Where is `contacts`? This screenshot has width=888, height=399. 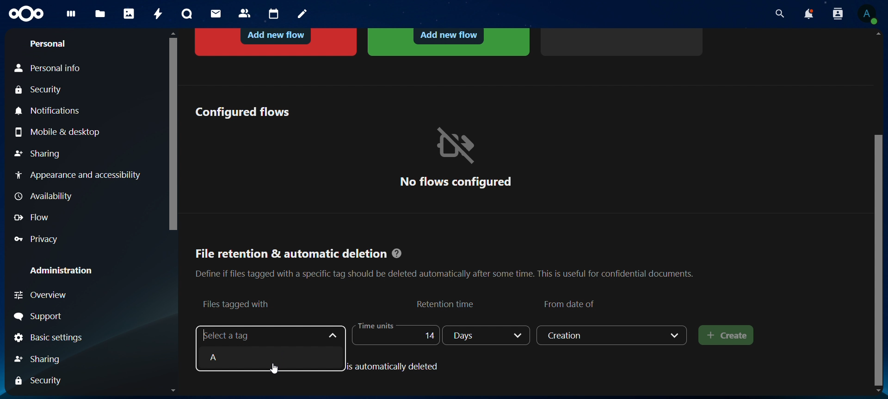 contacts is located at coordinates (245, 14).